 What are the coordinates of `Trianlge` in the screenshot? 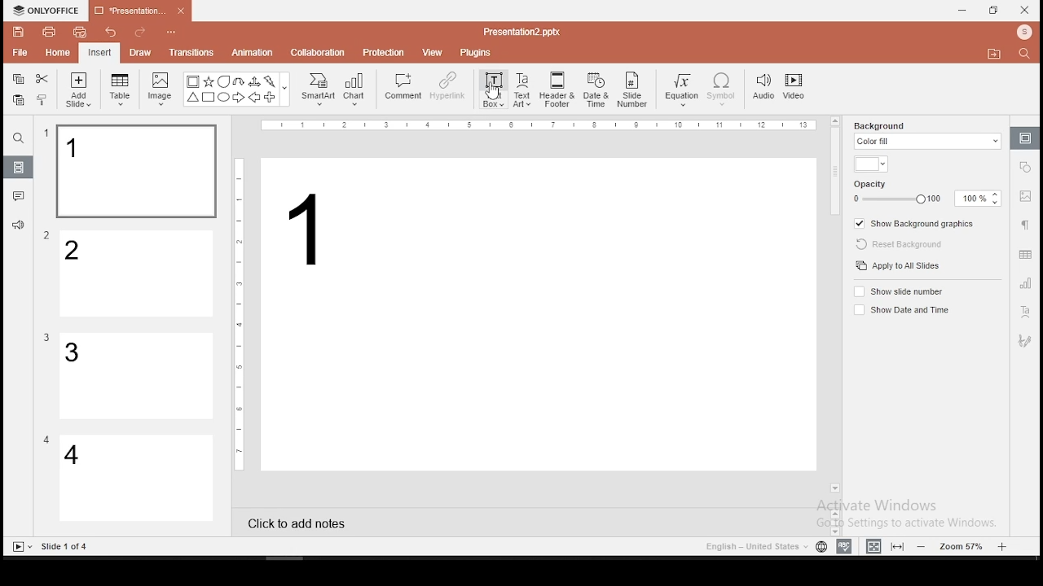 It's located at (192, 98).